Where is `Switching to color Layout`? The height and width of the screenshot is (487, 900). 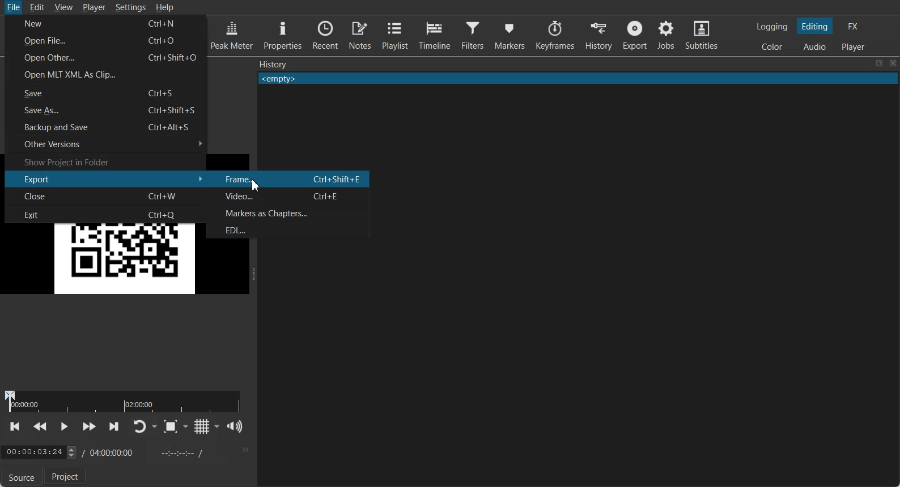 Switching to color Layout is located at coordinates (772, 47).